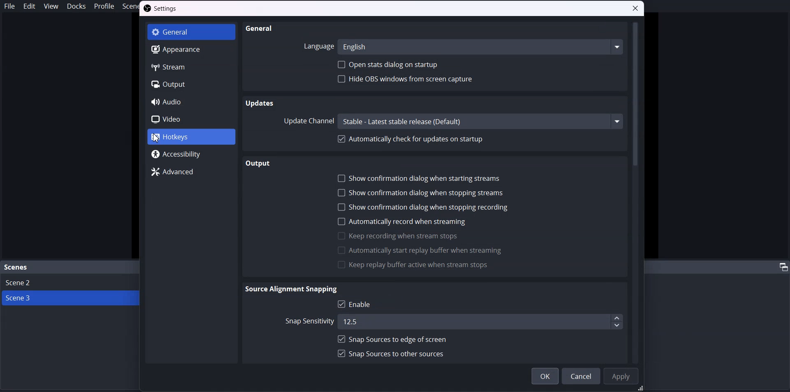 Image resolution: width=790 pixels, height=392 pixels. What do you see at coordinates (29, 6) in the screenshot?
I see `Edit` at bounding box center [29, 6].